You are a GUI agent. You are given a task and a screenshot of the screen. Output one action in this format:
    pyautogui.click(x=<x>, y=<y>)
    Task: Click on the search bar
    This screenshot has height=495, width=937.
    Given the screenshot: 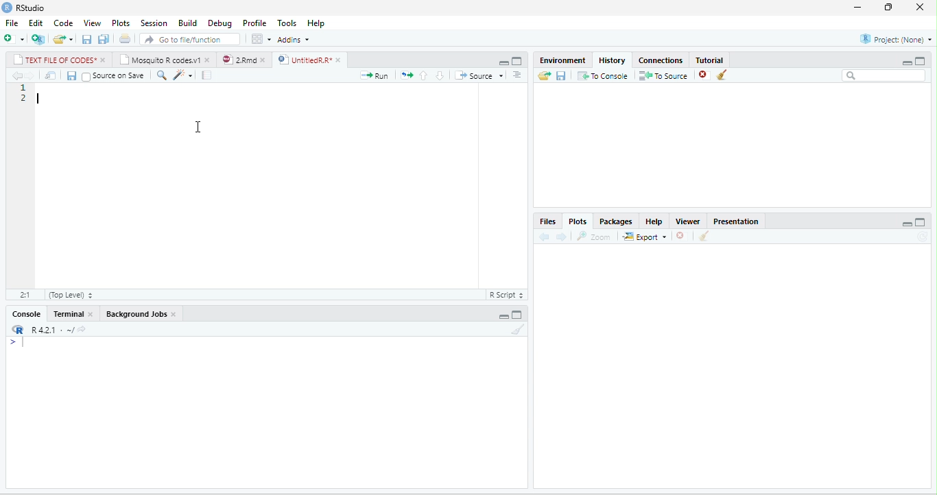 What is the action you would take?
    pyautogui.click(x=883, y=75)
    